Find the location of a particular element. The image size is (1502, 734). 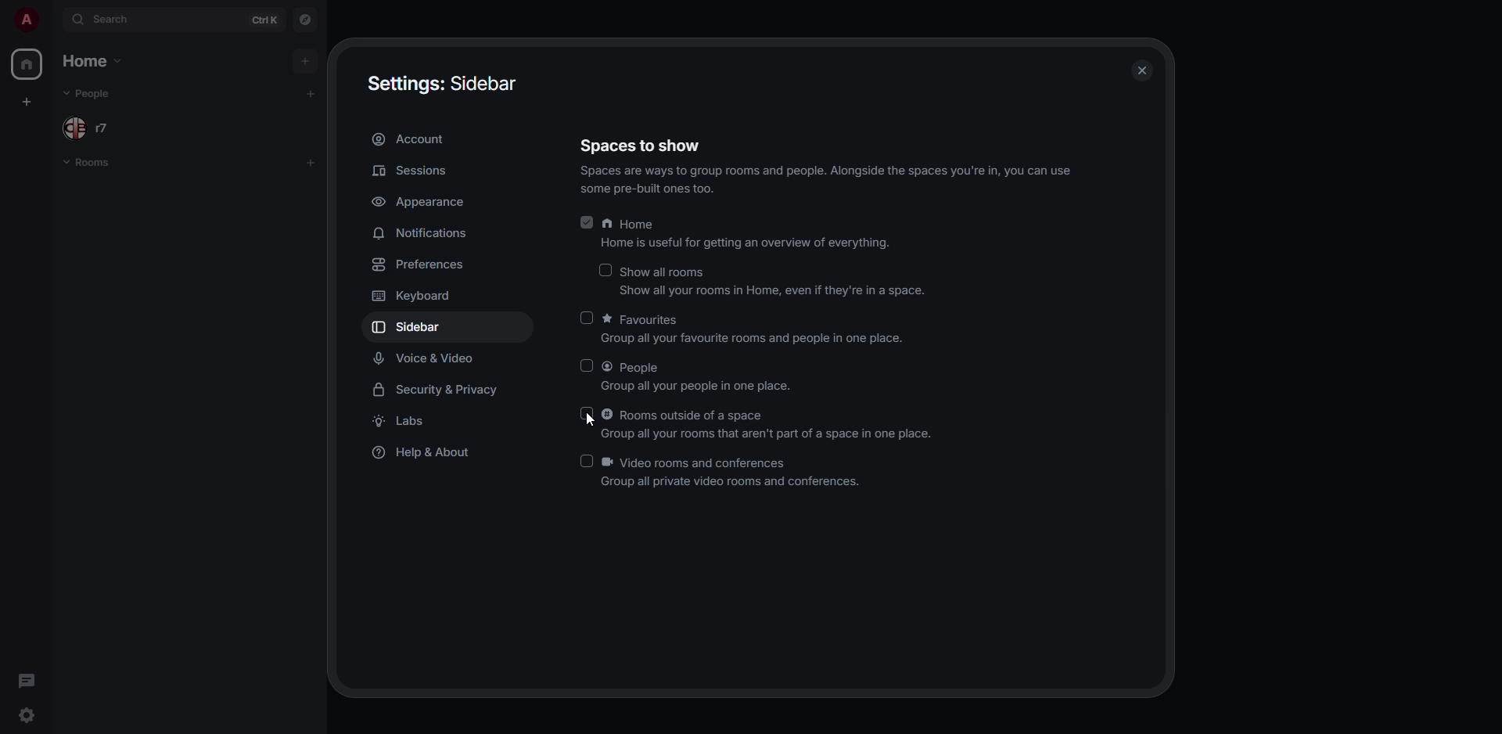

spaces to show is located at coordinates (827, 165).